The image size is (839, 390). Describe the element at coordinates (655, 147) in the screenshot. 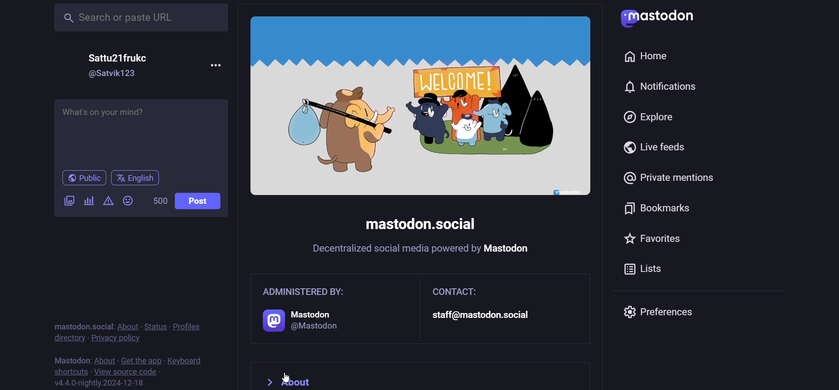

I see `live feed` at that location.